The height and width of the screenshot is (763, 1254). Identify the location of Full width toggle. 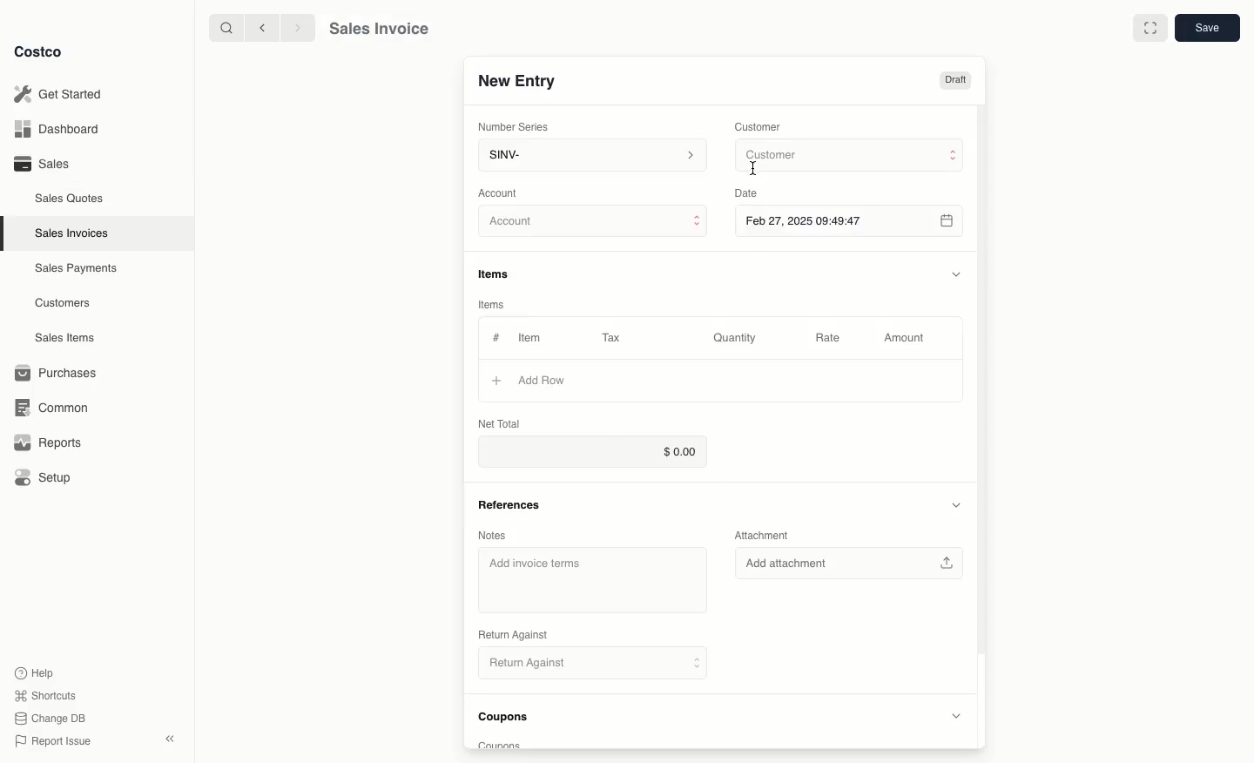
(1149, 28).